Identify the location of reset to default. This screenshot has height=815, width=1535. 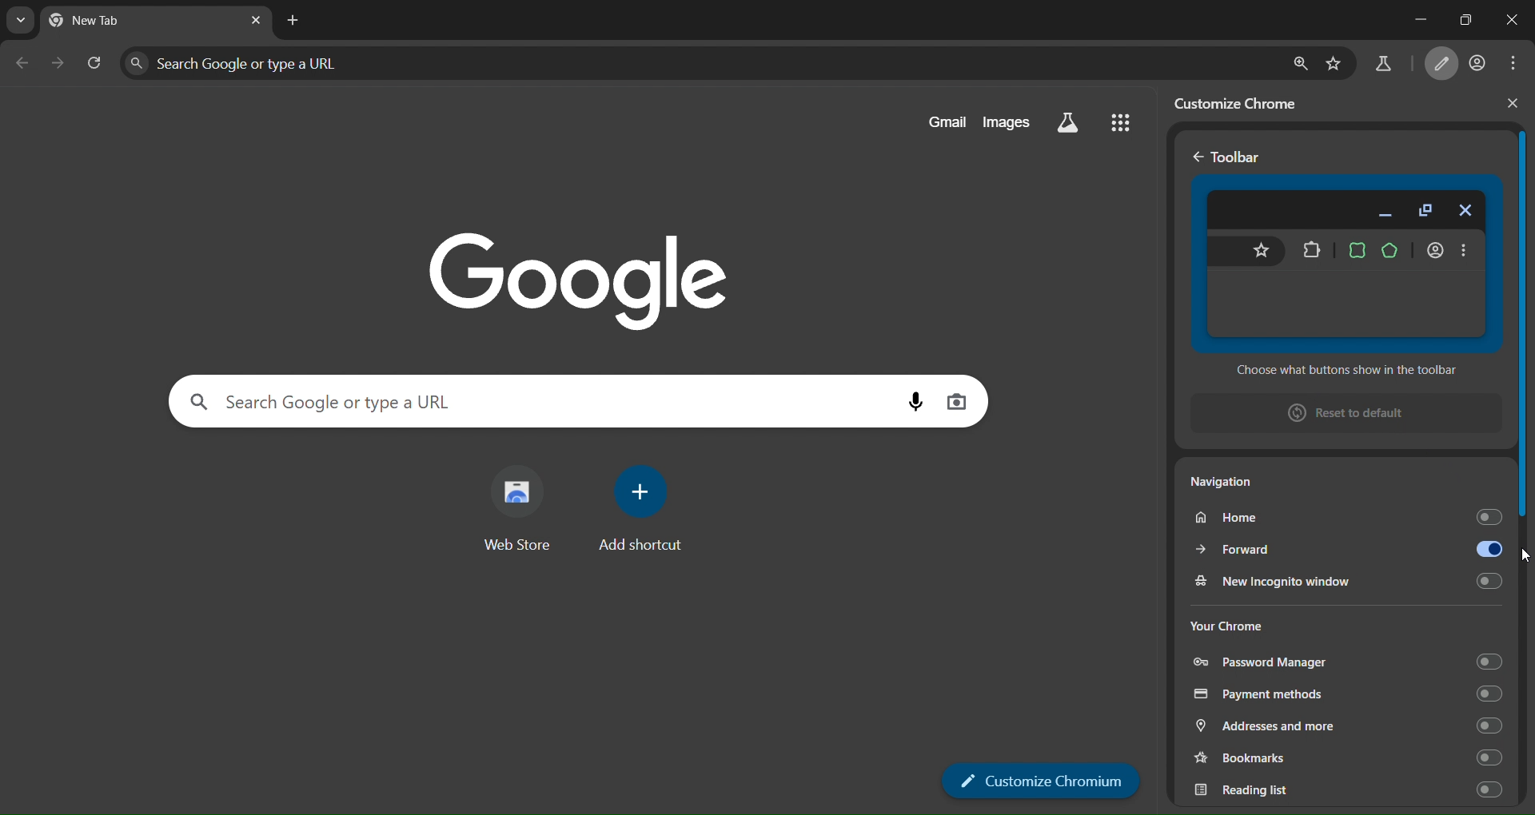
(1337, 411).